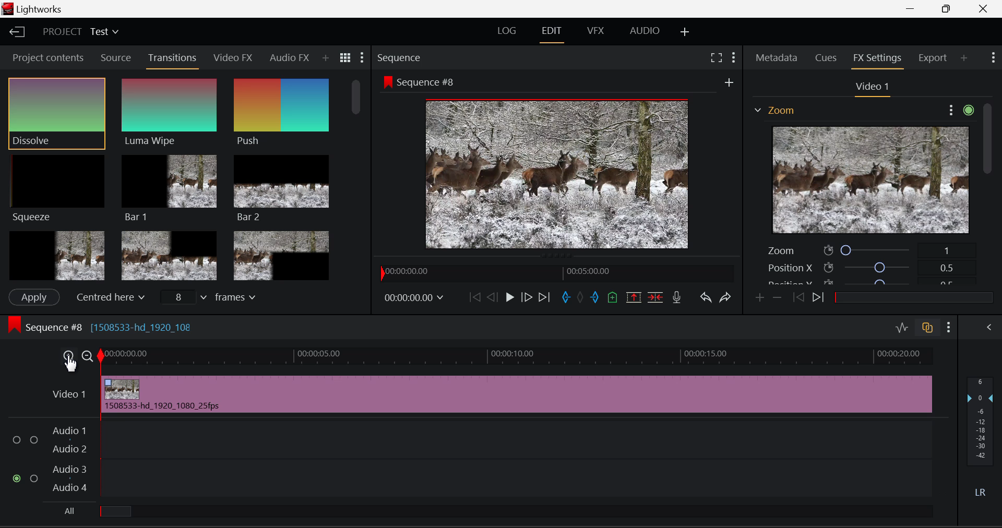 This screenshot has height=528, width=1002. Describe the element at coordinates (412, 298) in the screenshot. I see `Frame Time` at that location.